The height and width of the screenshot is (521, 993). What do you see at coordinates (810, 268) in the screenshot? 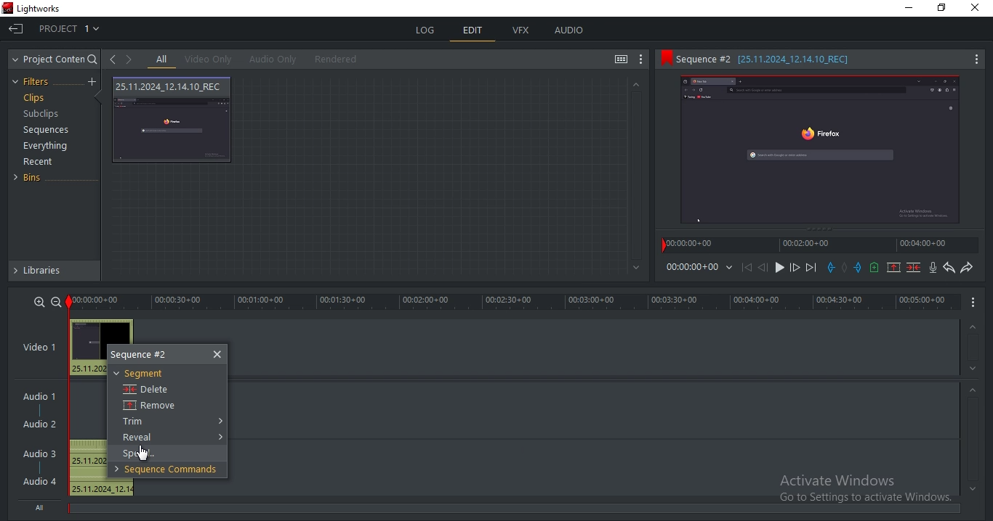
I see `move forward to the next cut` at bounding box center [810, 268].